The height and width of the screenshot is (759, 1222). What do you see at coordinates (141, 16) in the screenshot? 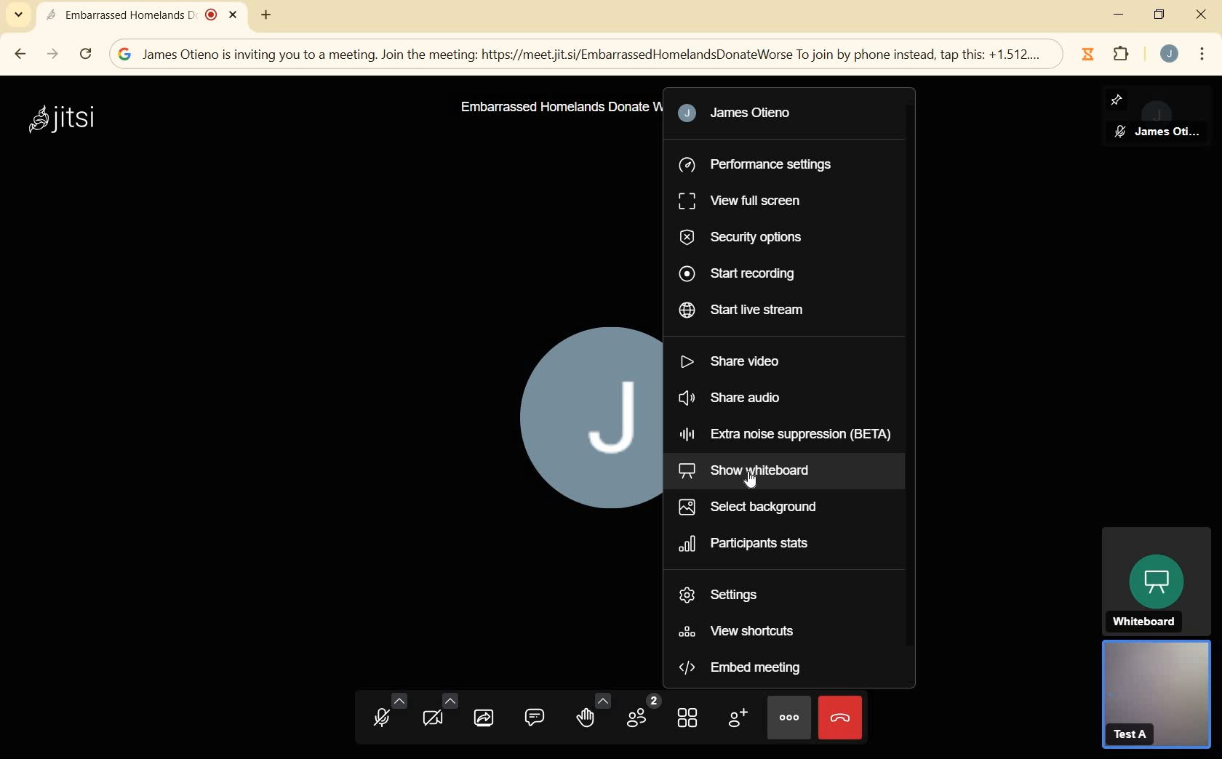
I see `Embarrassed Homelands D` at bounding box center [141, 16].